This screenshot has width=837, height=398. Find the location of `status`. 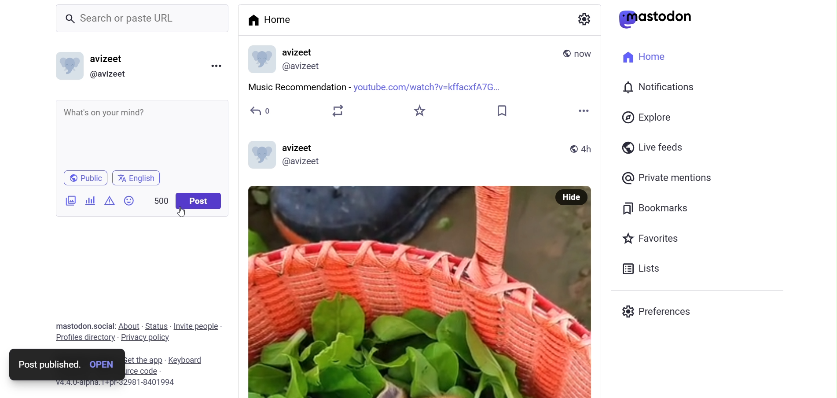

status is located at coordinates (157, 326).